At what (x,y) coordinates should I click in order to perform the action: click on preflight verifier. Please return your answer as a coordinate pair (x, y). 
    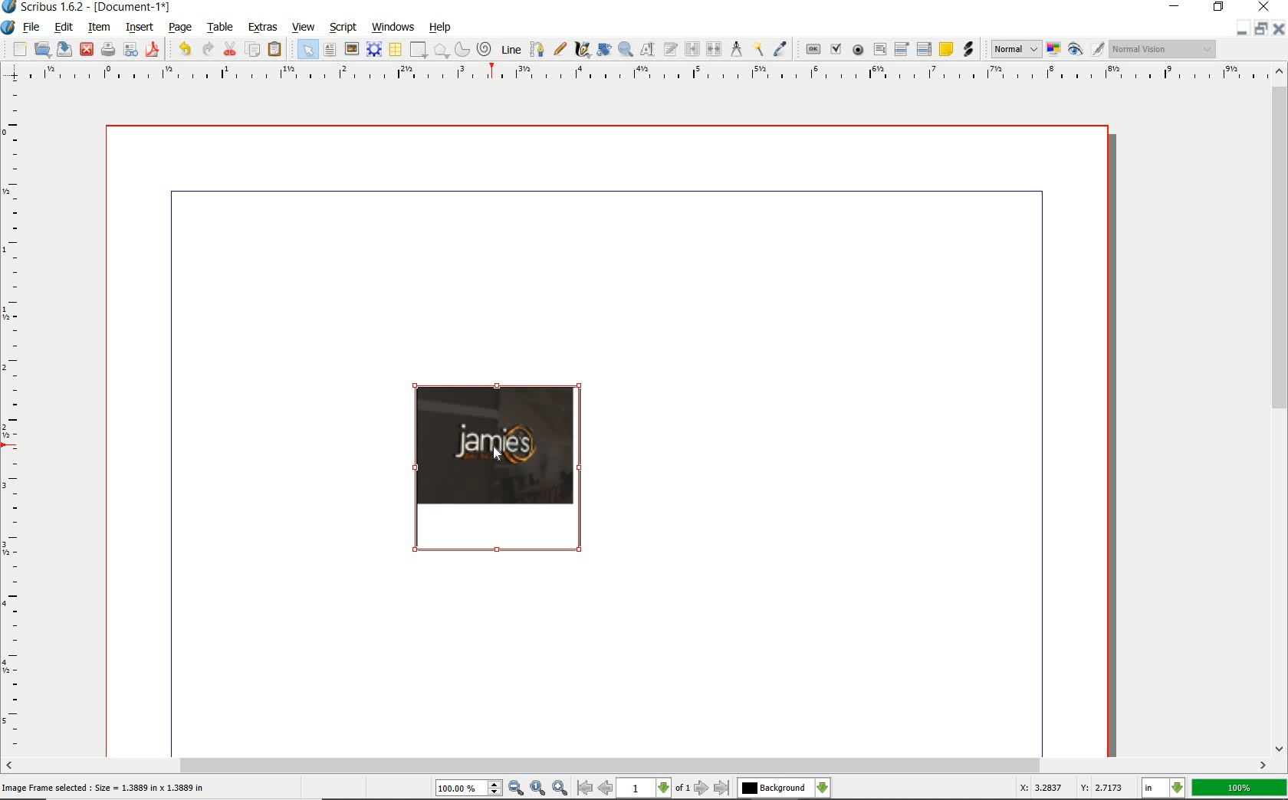
    Looking at the image, I should click on (132, 50).